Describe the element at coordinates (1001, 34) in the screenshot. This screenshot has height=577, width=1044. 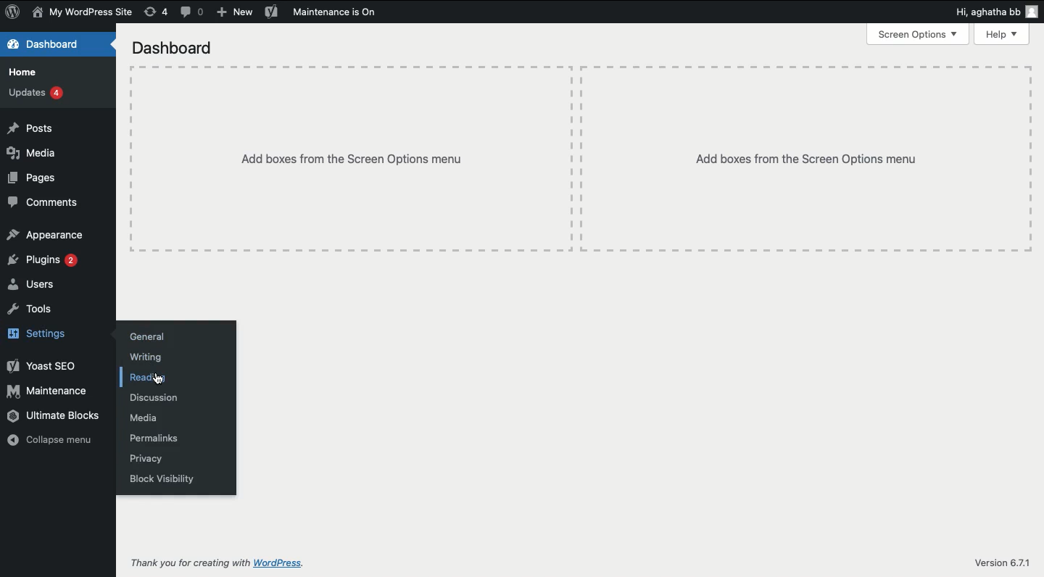
I see `Help` at that location.